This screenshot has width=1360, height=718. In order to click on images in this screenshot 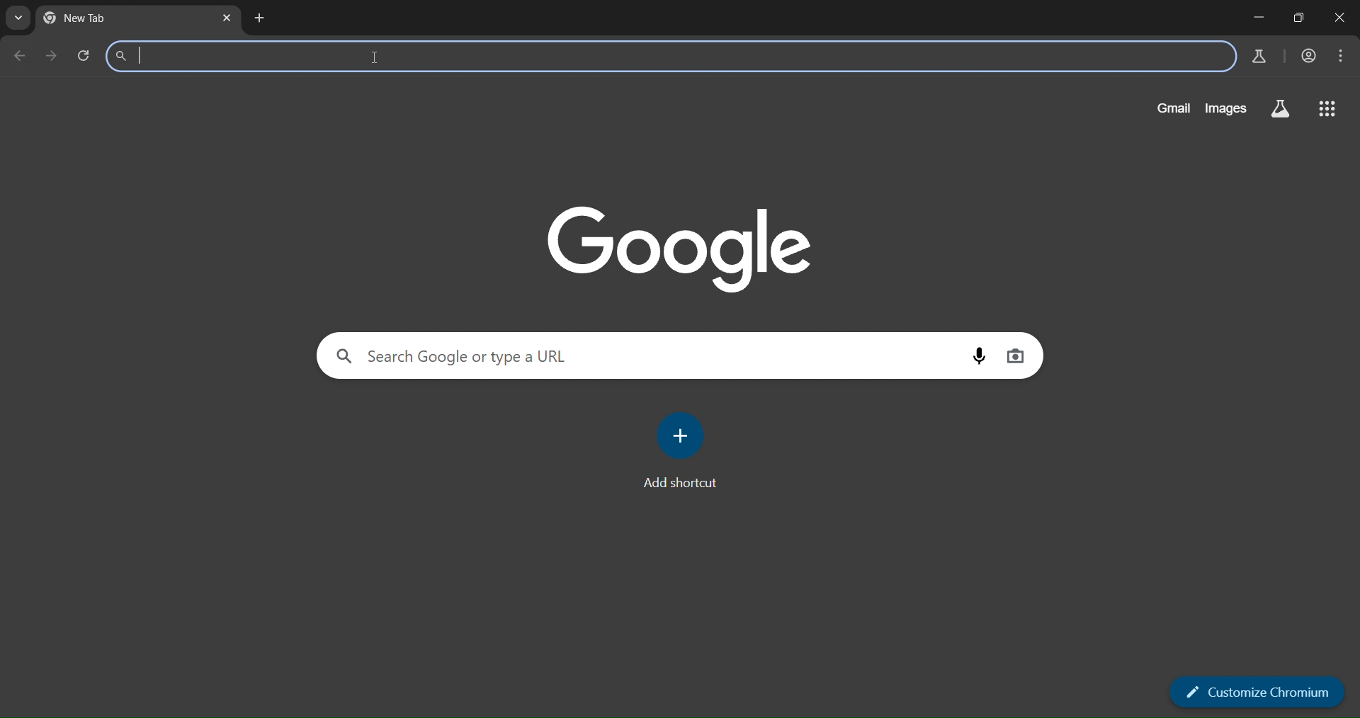, I will do `click(1225, 108)`.